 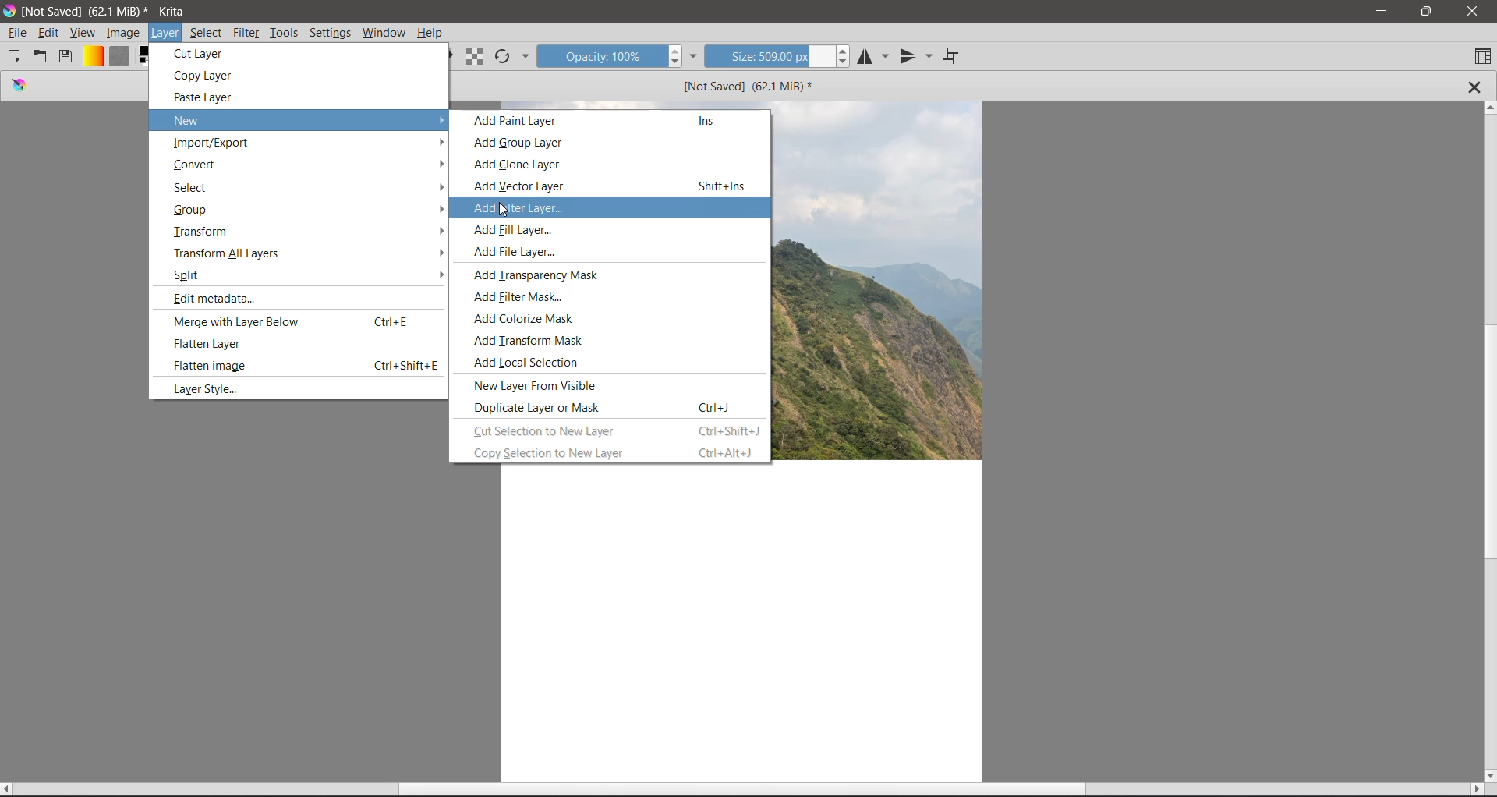 I want to click on Set the background and foreground colro selector, so click(x=143, y=57).